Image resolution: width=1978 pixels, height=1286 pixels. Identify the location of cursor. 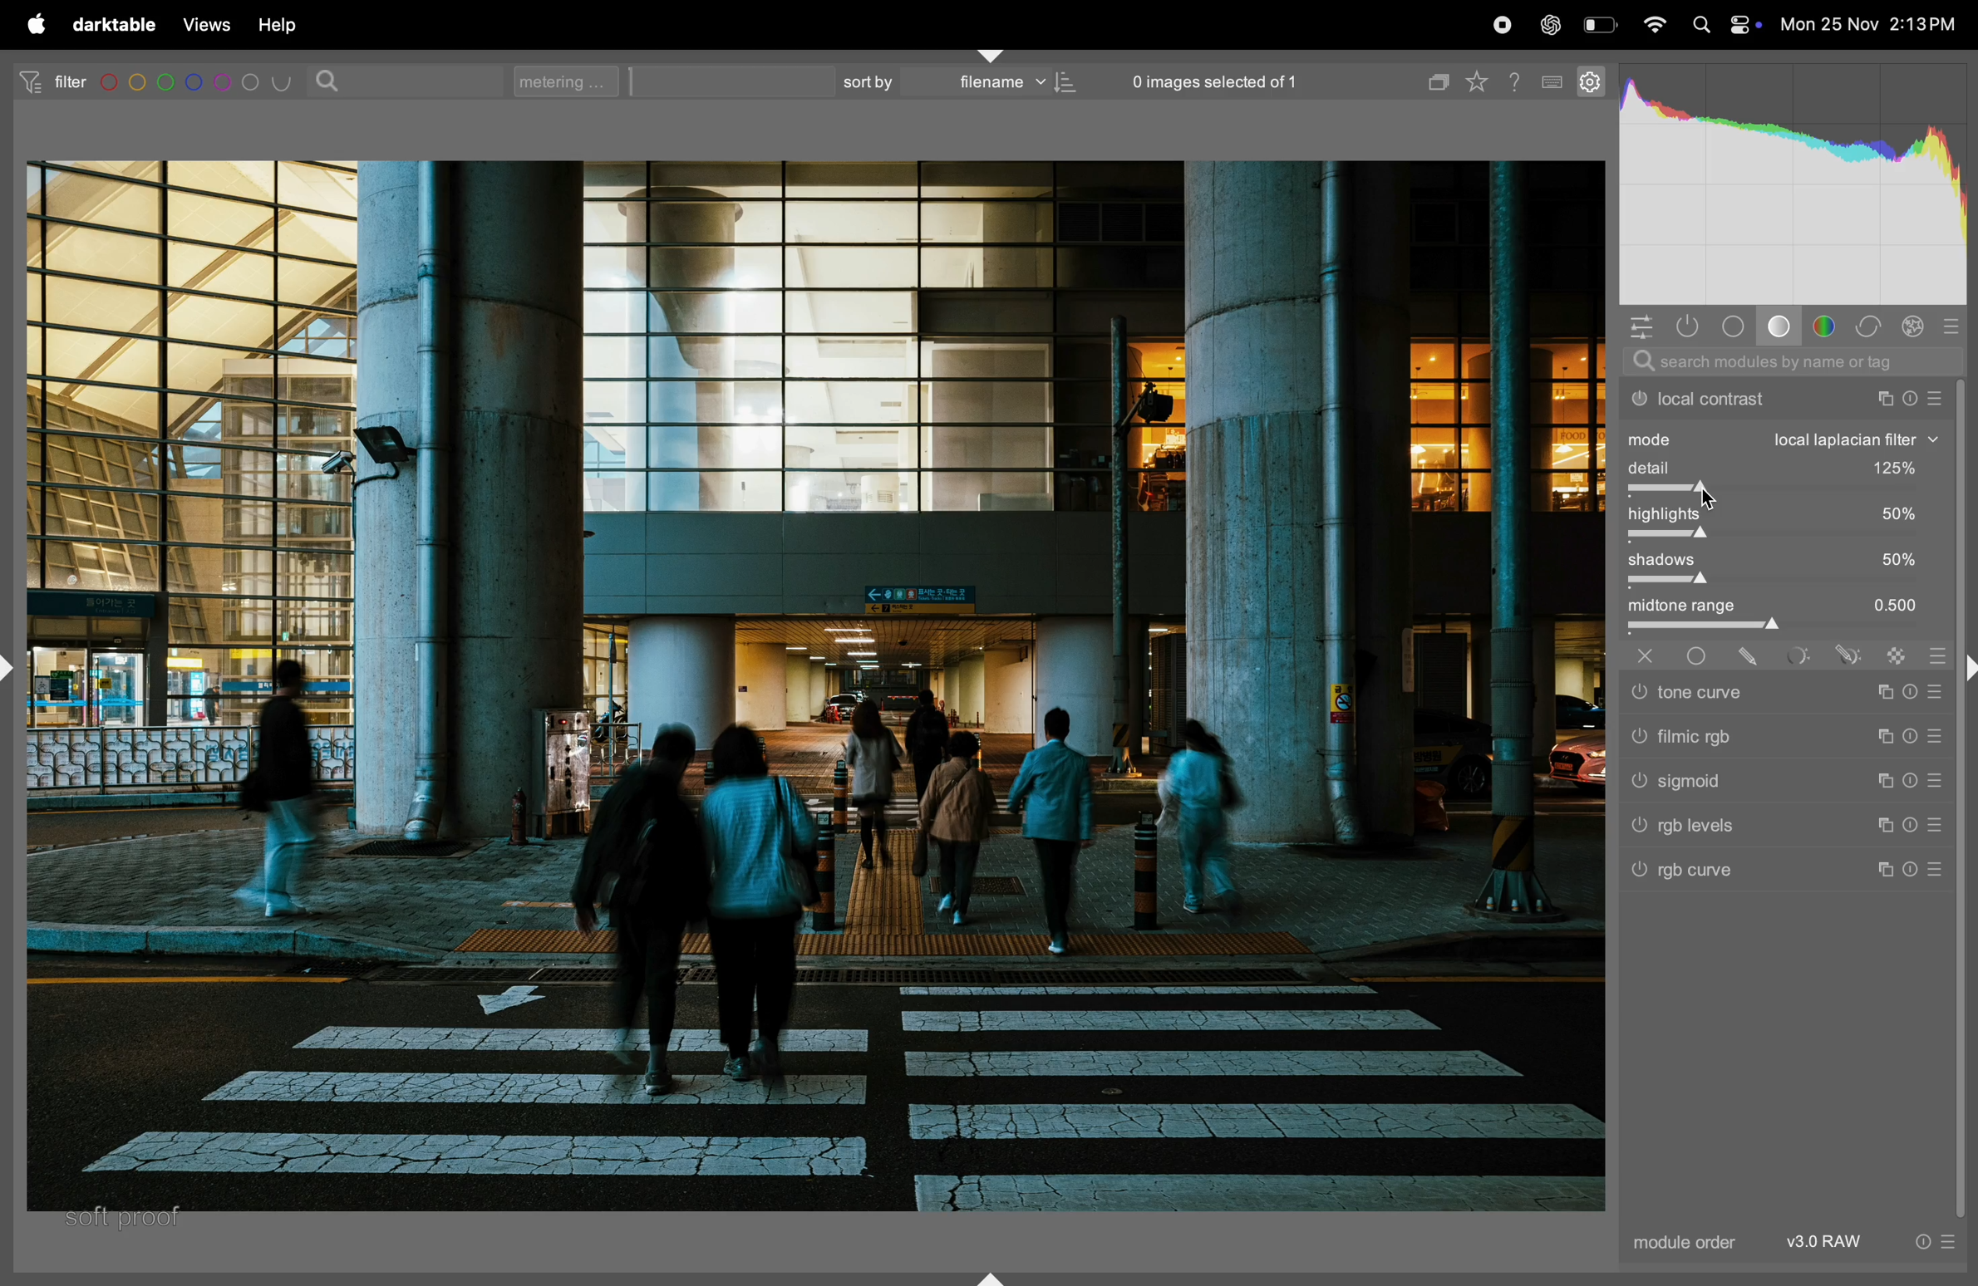
(1714, 499).